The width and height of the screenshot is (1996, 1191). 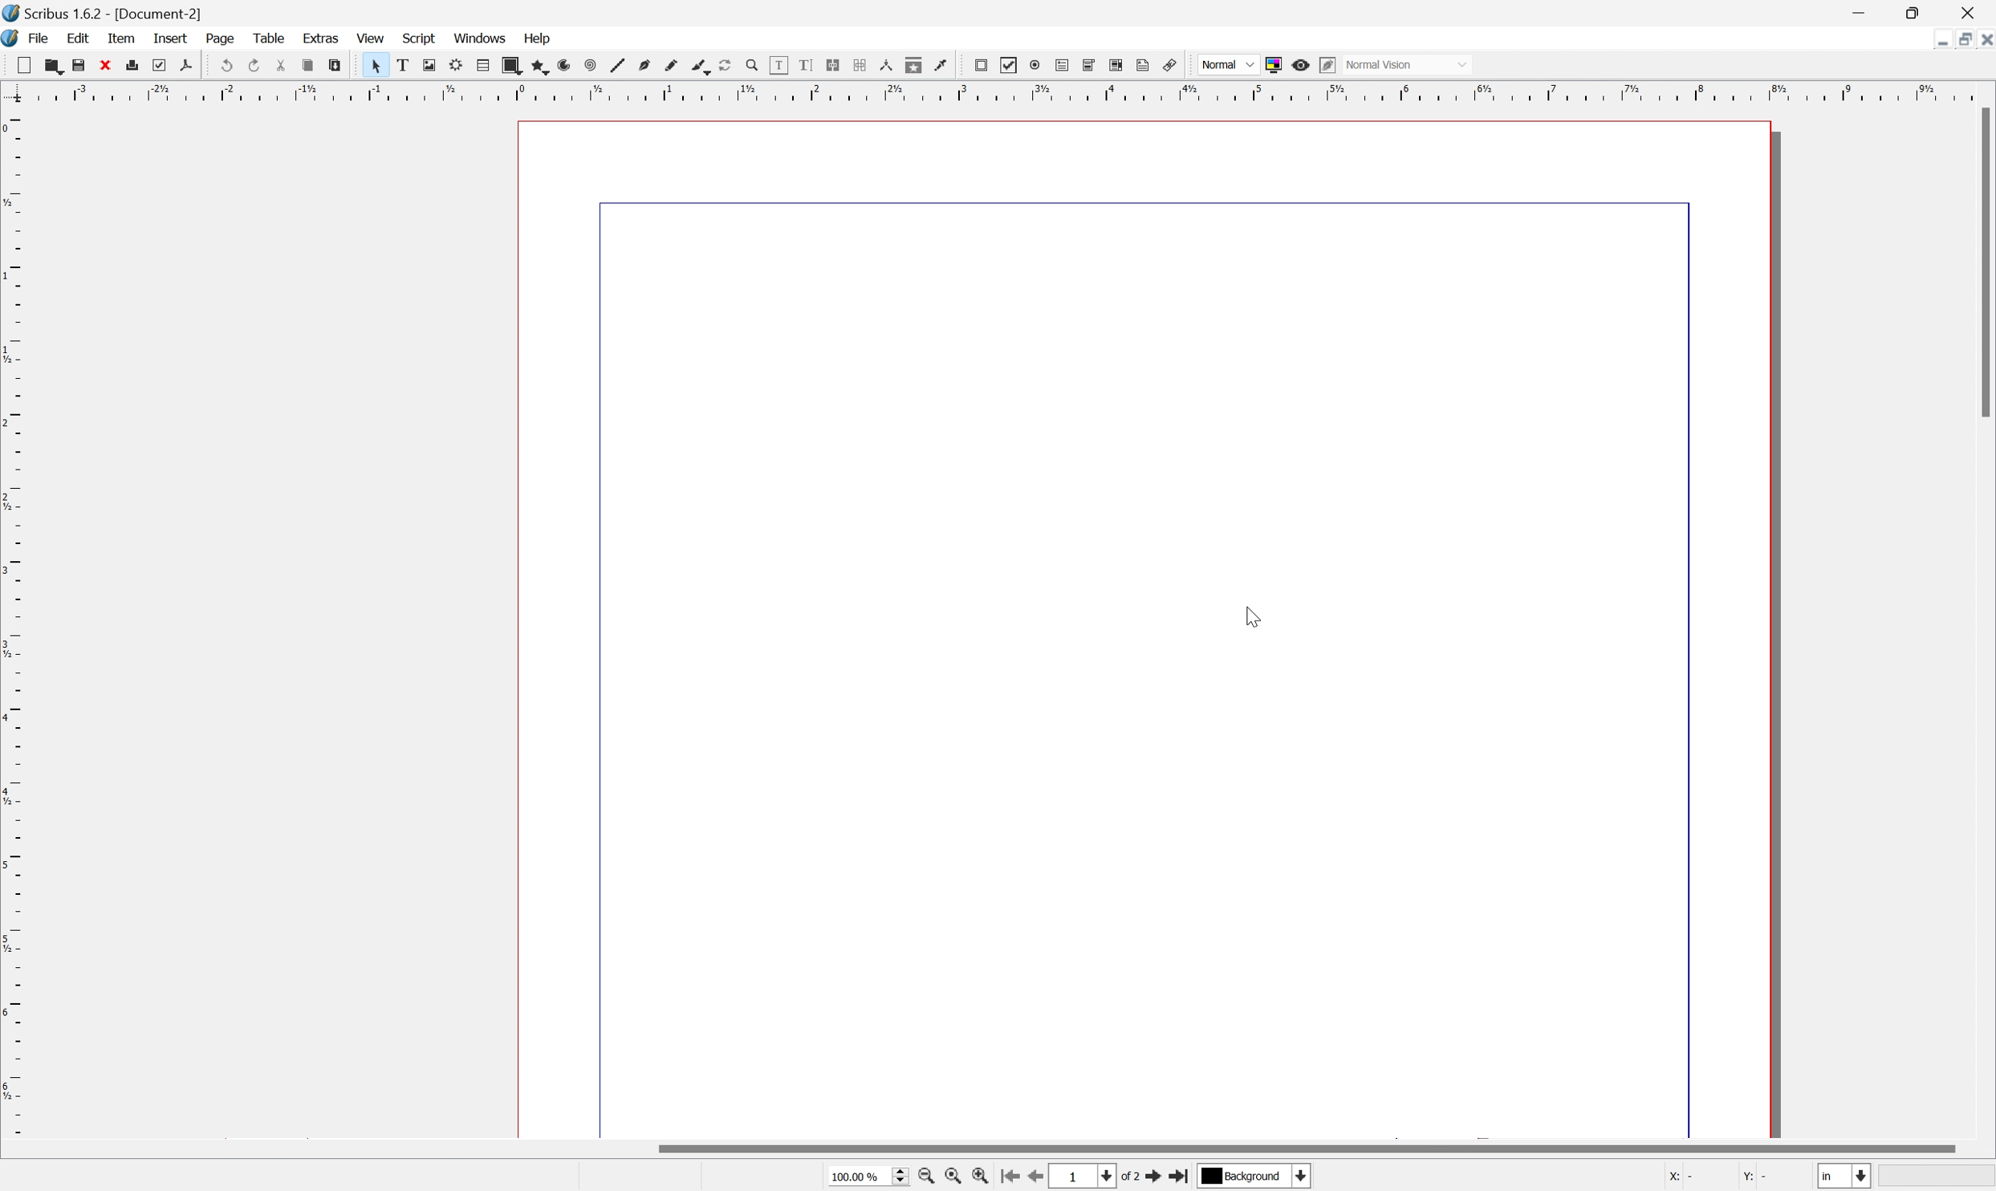 I want to click on Item, so click(x=126, y=39).